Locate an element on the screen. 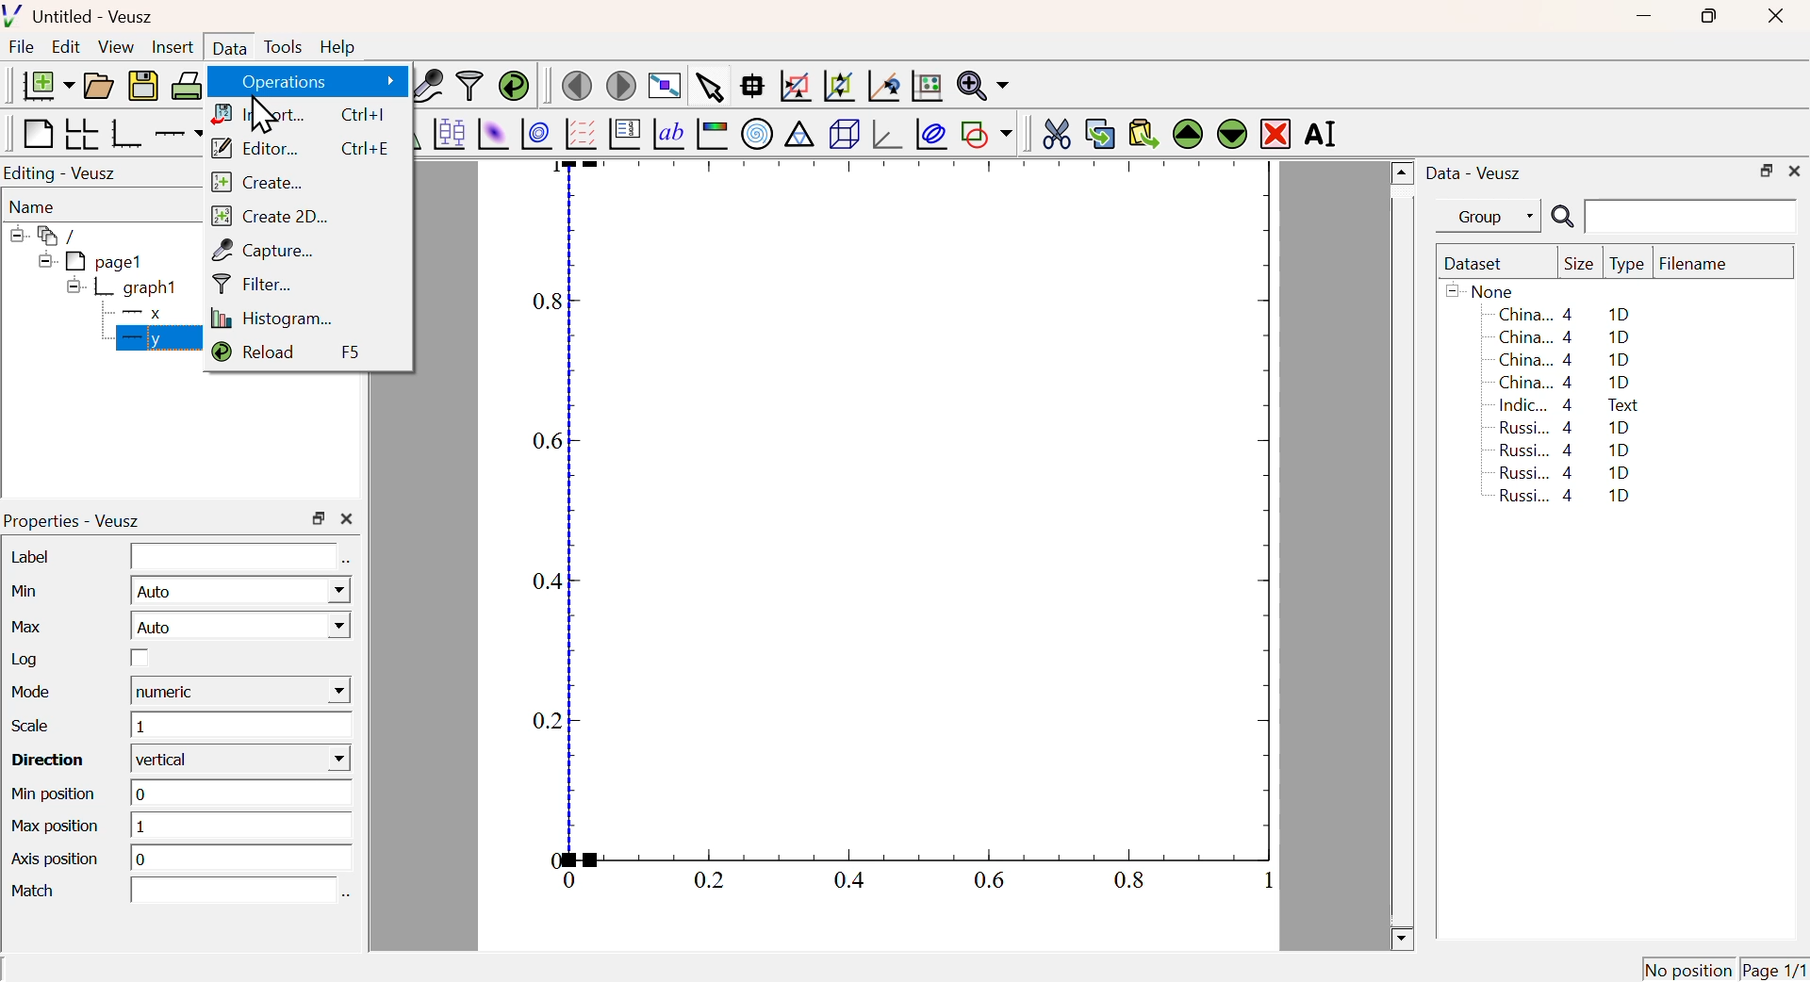 This screenshot has height=982, width=1810. Restore Down is located at coordinates (319, 518).